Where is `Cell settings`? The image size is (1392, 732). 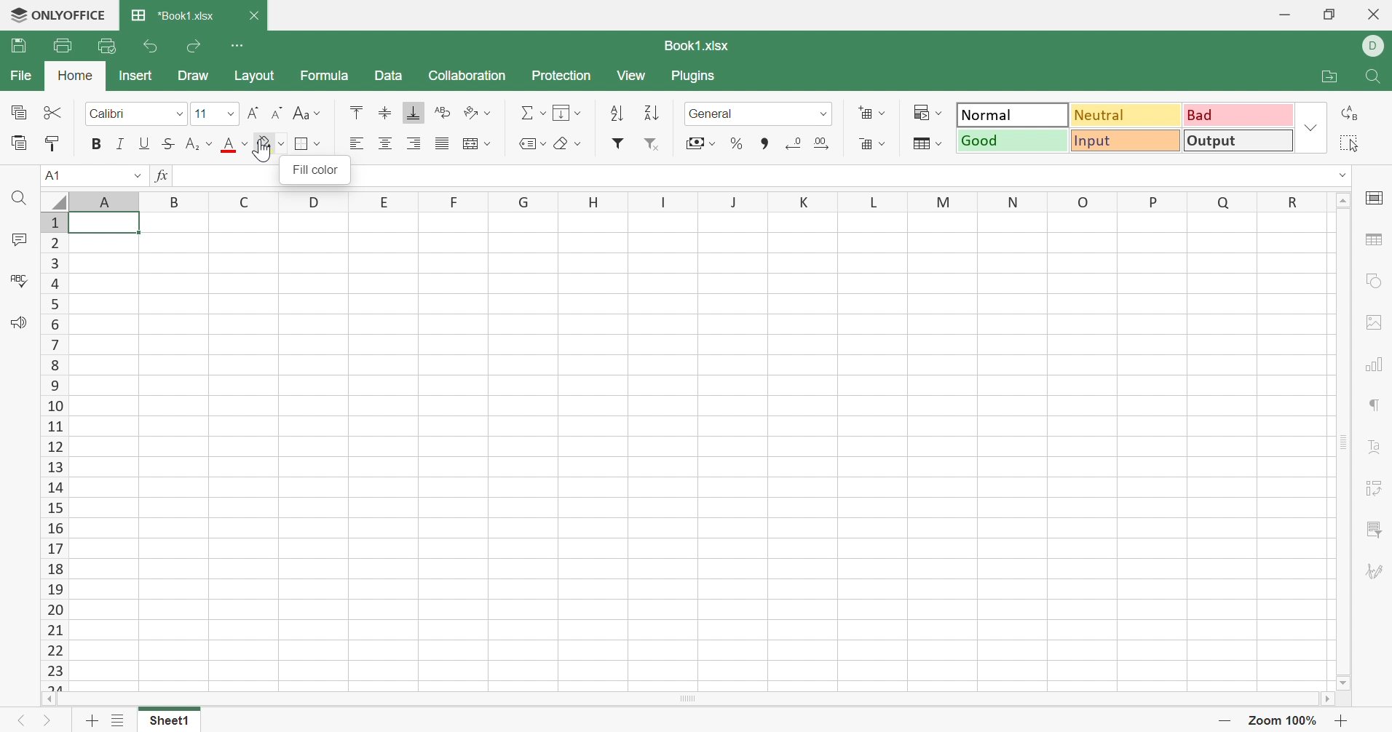
Cell settings is located at coordinates (1373, 197).